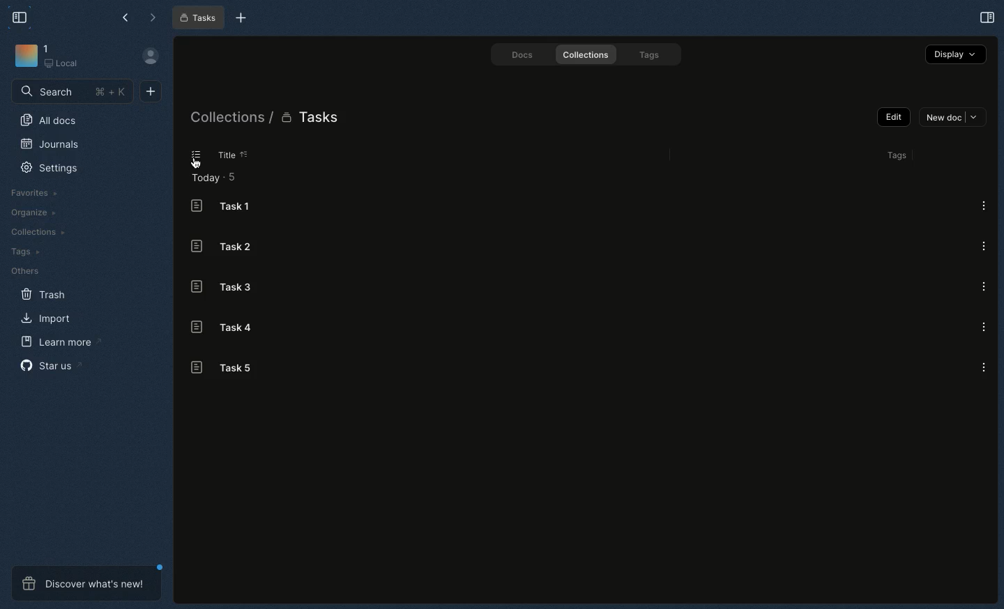 Image resolution: width=1004 pixels, height=609 pixels. What do you see at coordinates (50, 168) in the screenshot?
I see `Settings` at bounding box center [50, 168].